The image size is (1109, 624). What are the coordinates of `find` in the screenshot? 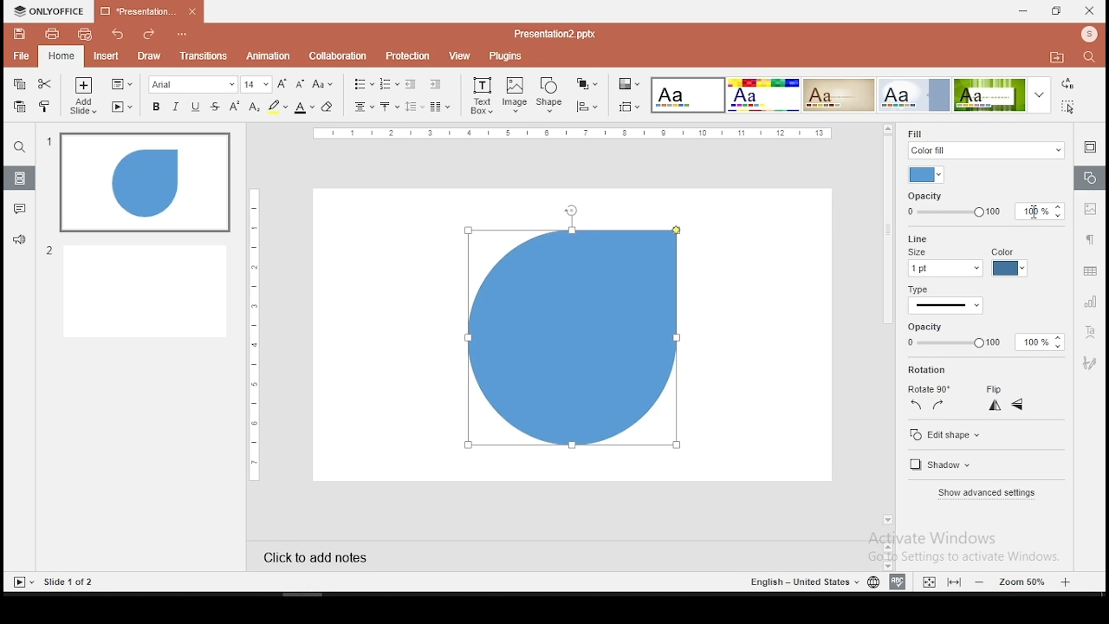 It's located at (1089, 56).